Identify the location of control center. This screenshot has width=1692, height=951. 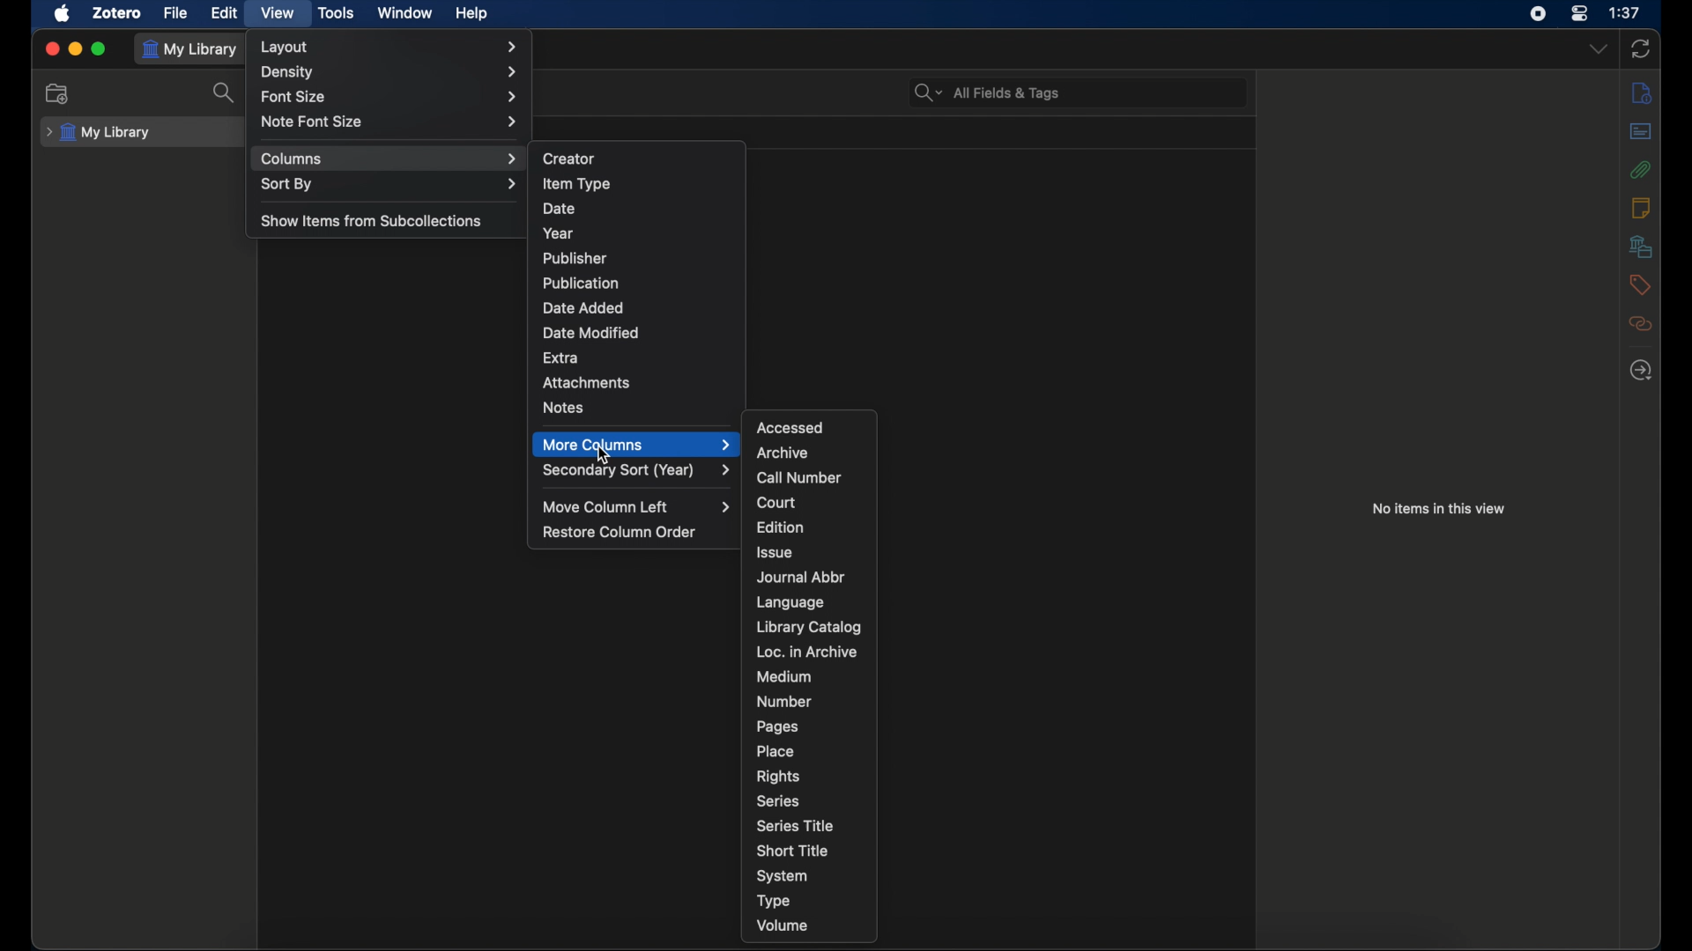
(1579, 13).